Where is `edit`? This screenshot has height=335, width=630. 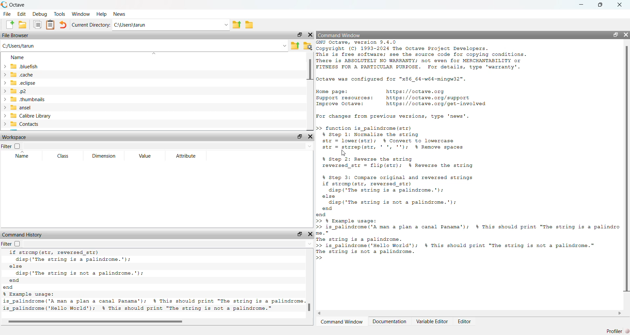 edit is located at coordinates (22, 13).